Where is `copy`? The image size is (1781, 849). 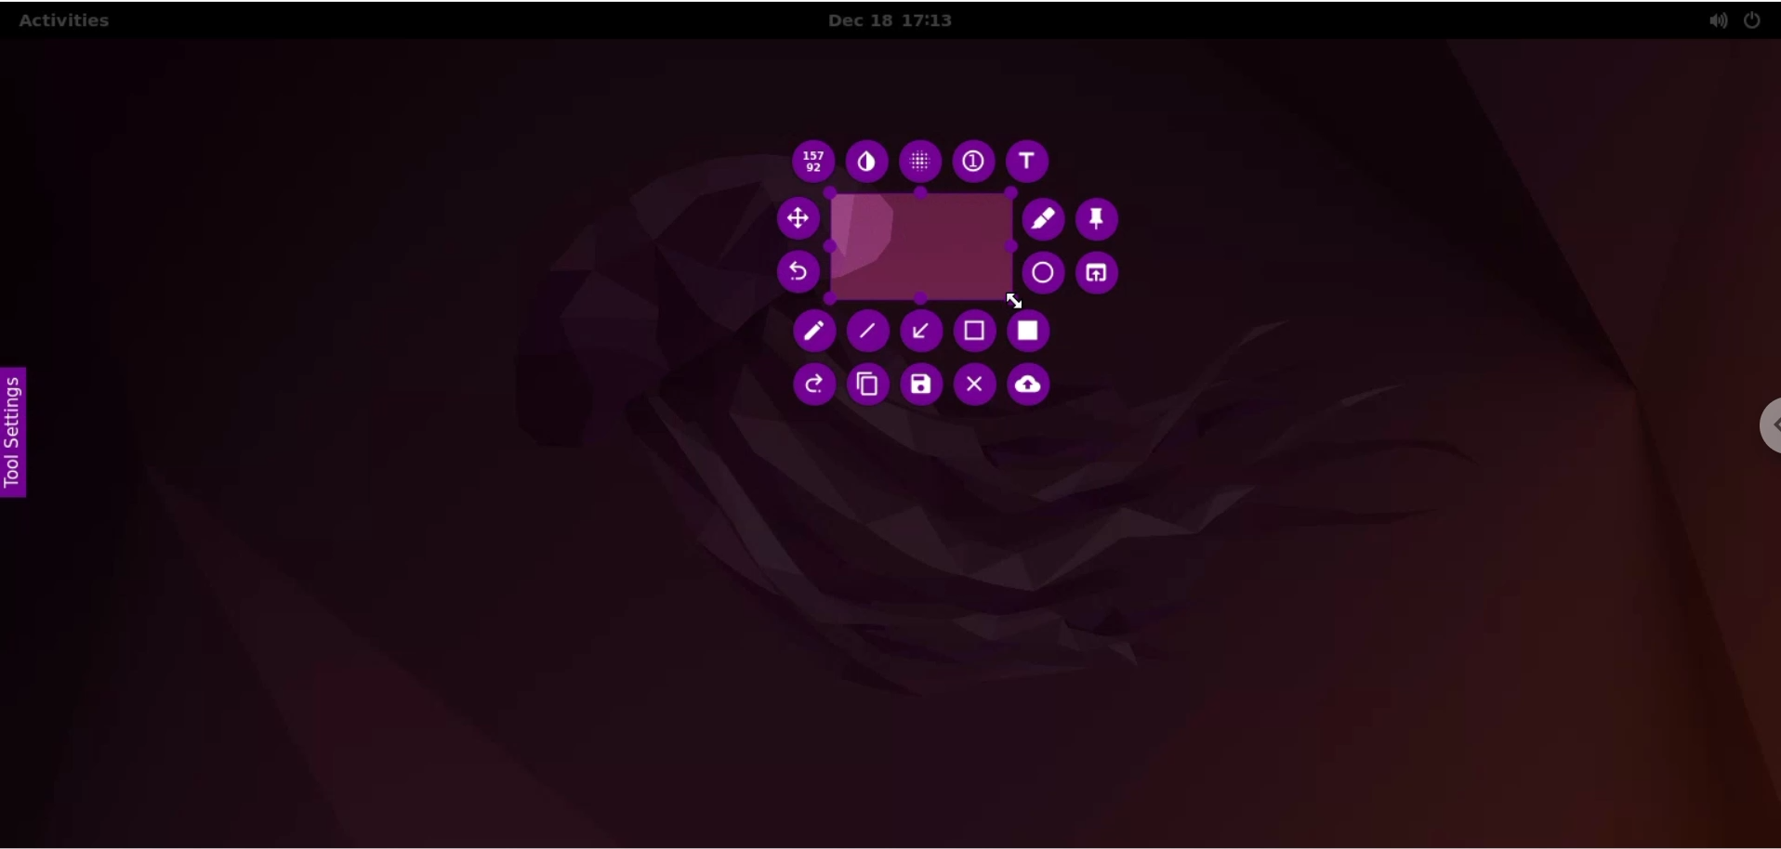 copy is located at coordinates (869, 386).